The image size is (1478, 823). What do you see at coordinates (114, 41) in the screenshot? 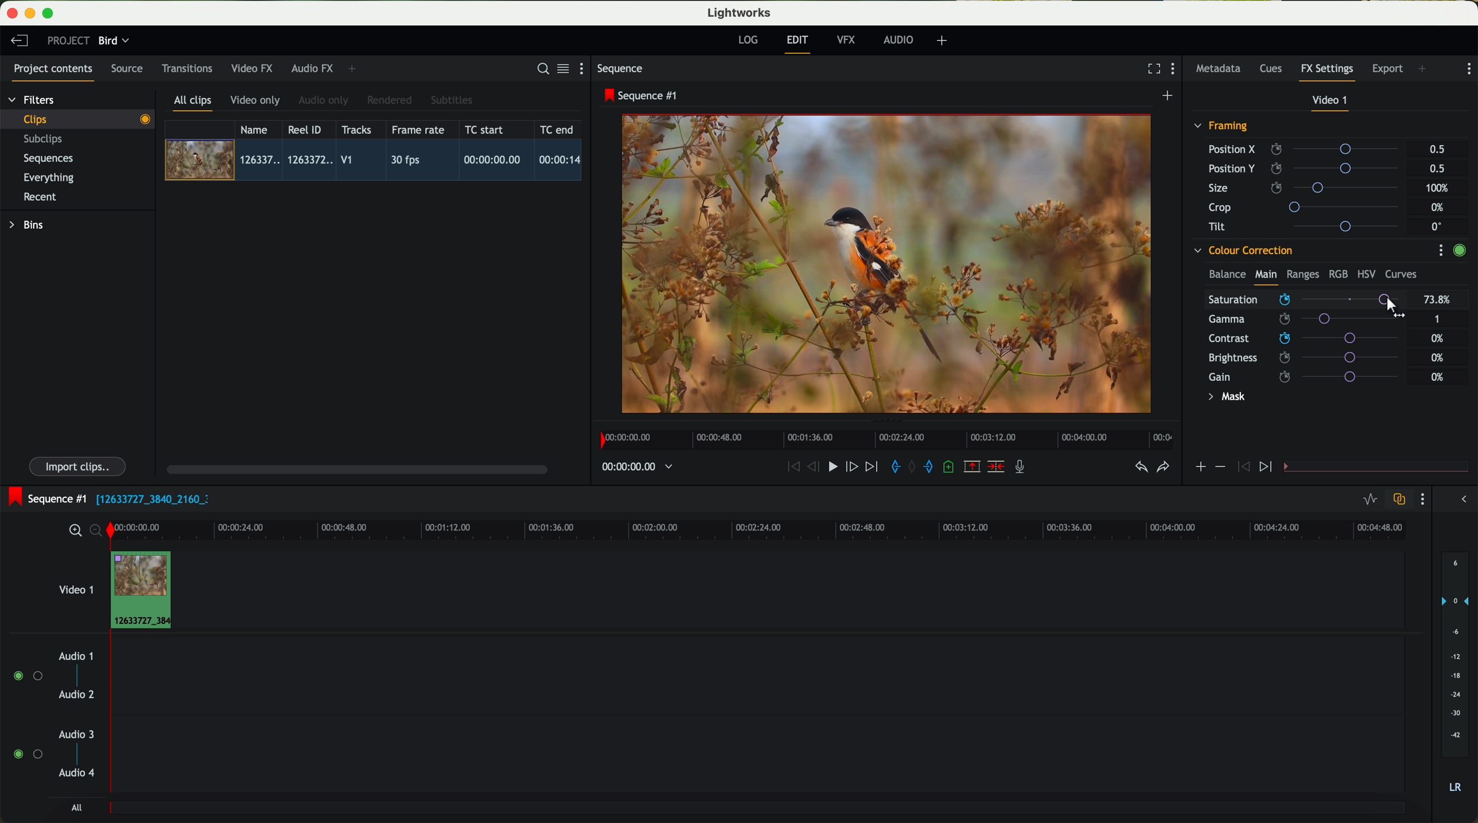
I see `bird` at bounding box center [114, 41].